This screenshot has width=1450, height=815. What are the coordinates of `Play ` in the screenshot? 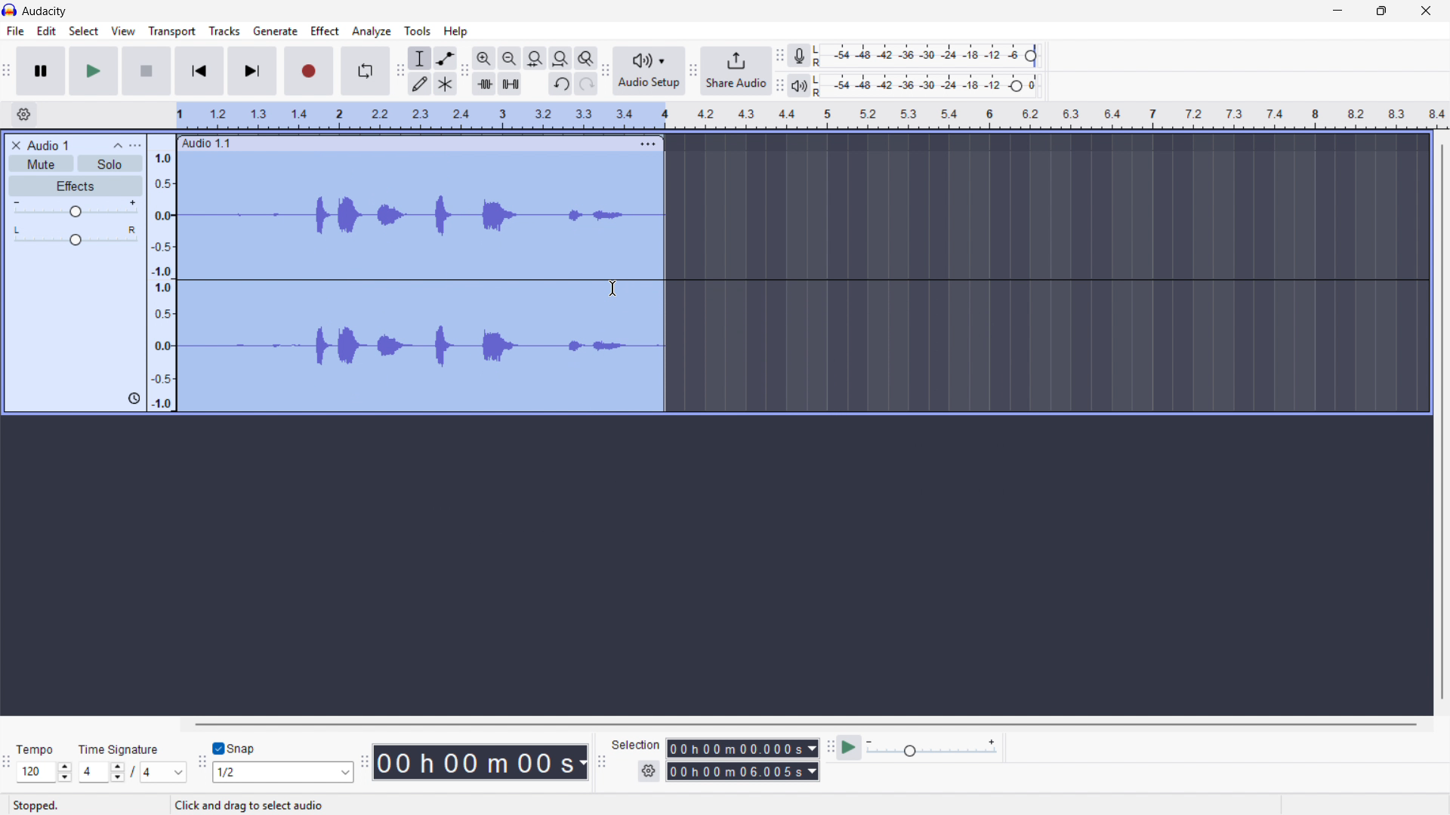 It's located at (93, 71).